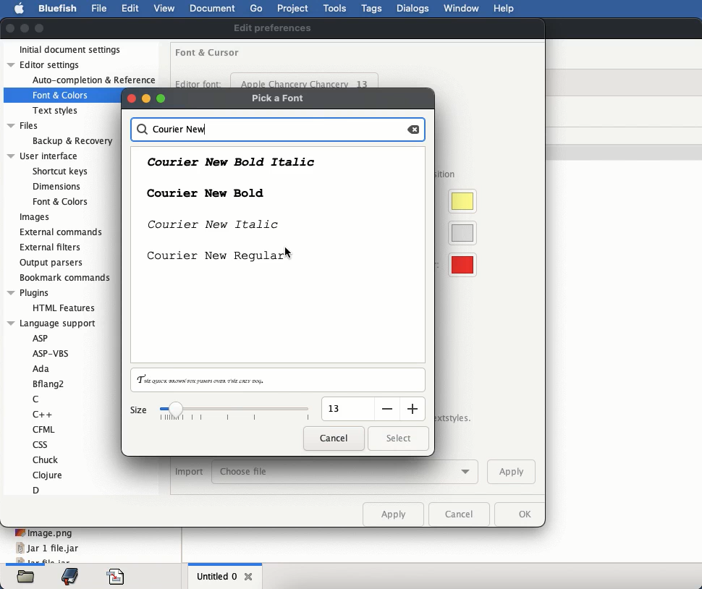  What do you see at coordinates (458, 202) in the screenshot?
I see `cursor highlight color` at bounding box center [458, 202].